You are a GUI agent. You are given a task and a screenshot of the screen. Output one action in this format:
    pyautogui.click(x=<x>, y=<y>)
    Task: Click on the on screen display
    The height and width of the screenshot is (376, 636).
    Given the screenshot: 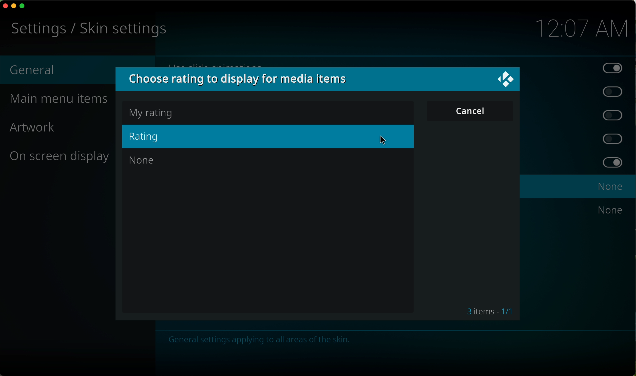 What is the action you would take?
    pyautogui.click(x=59, y=157)
    